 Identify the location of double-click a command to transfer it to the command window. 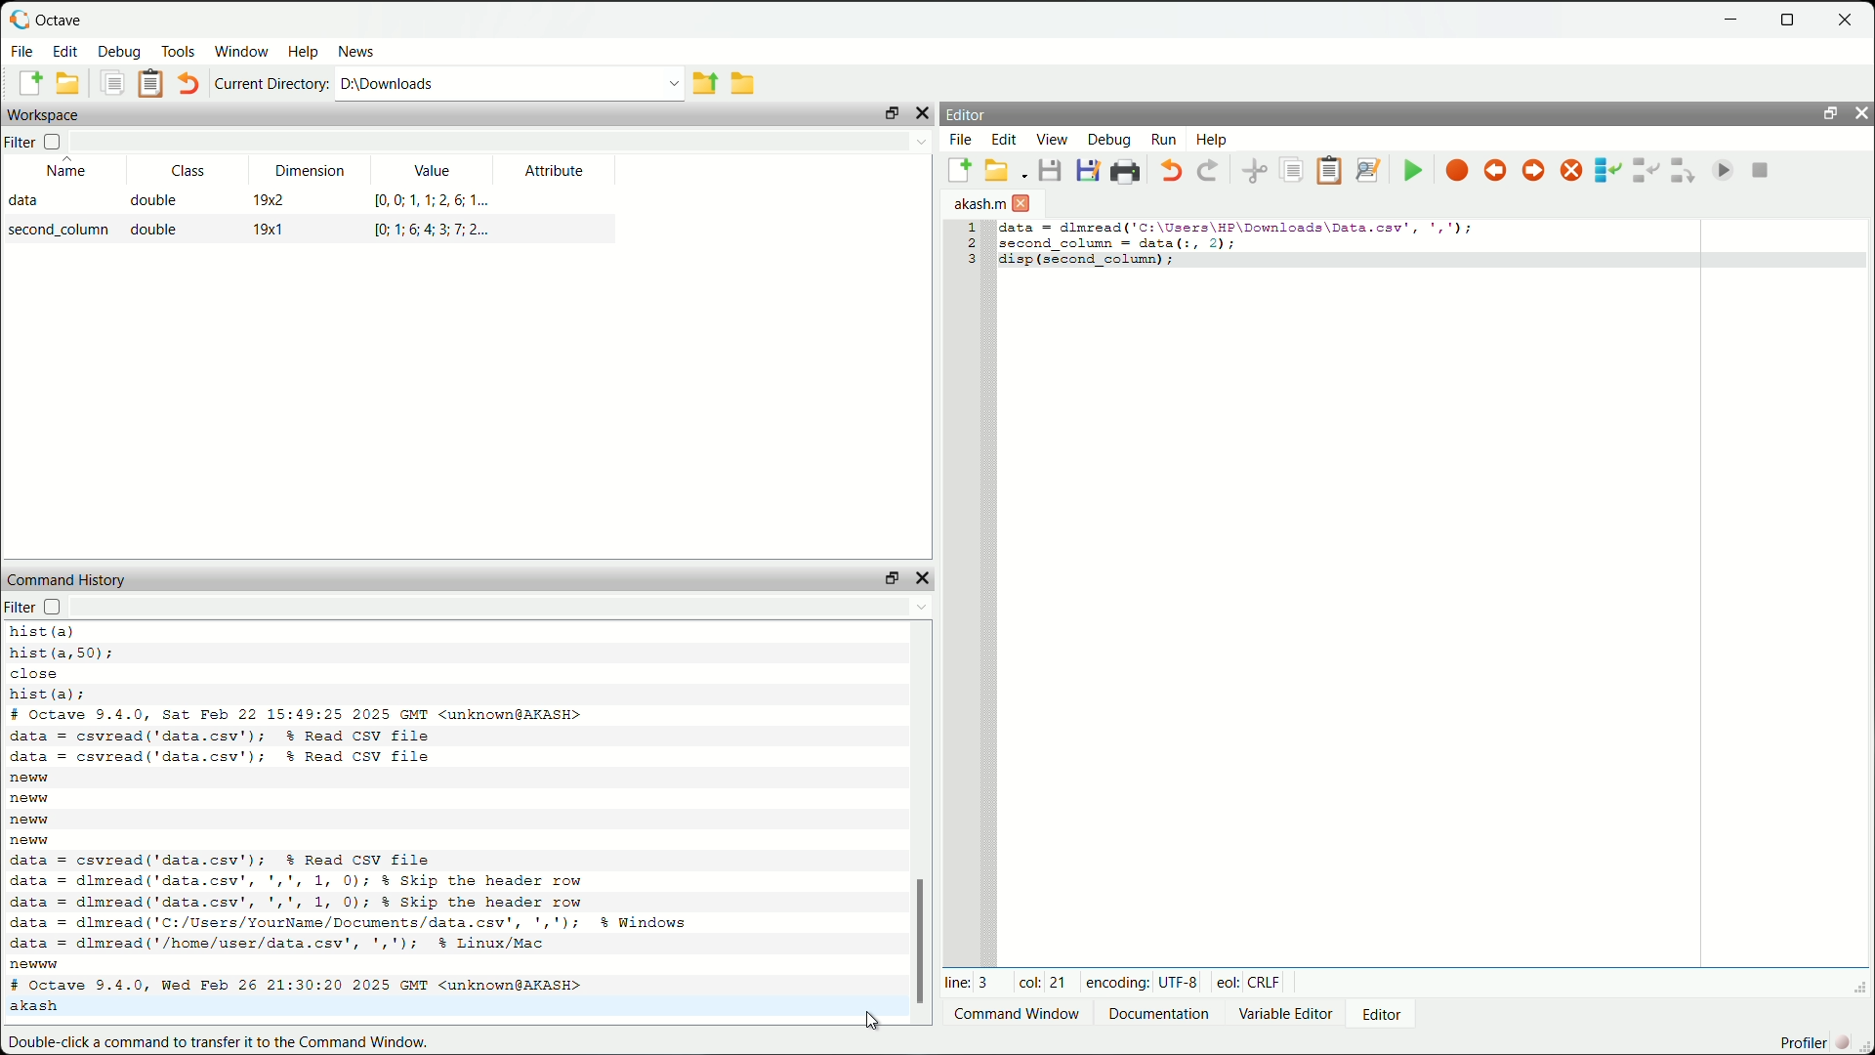
(264, 1043).